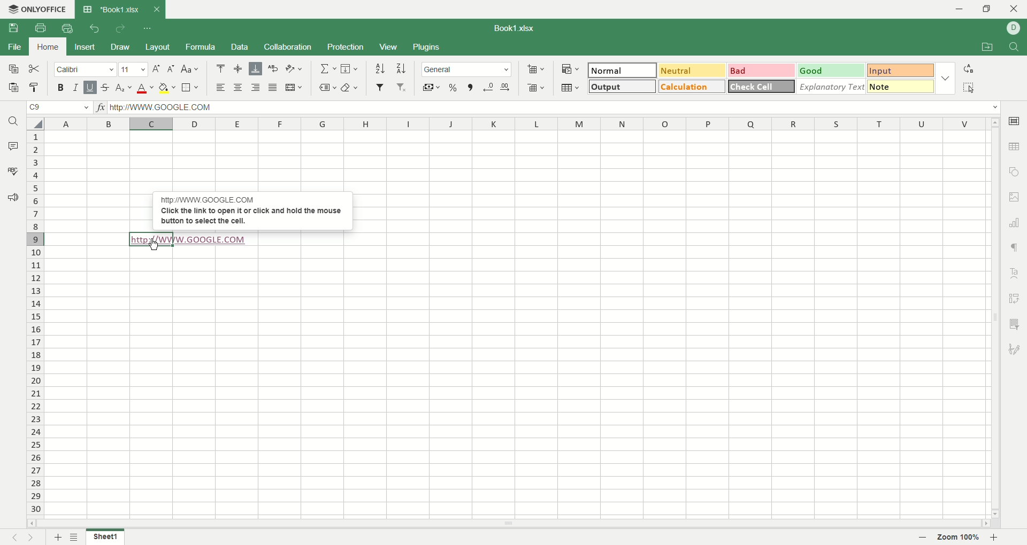  What do you see at coordinates (35, 88) in the screenshot?
I see `copy style` at bounding box center [35, 88].